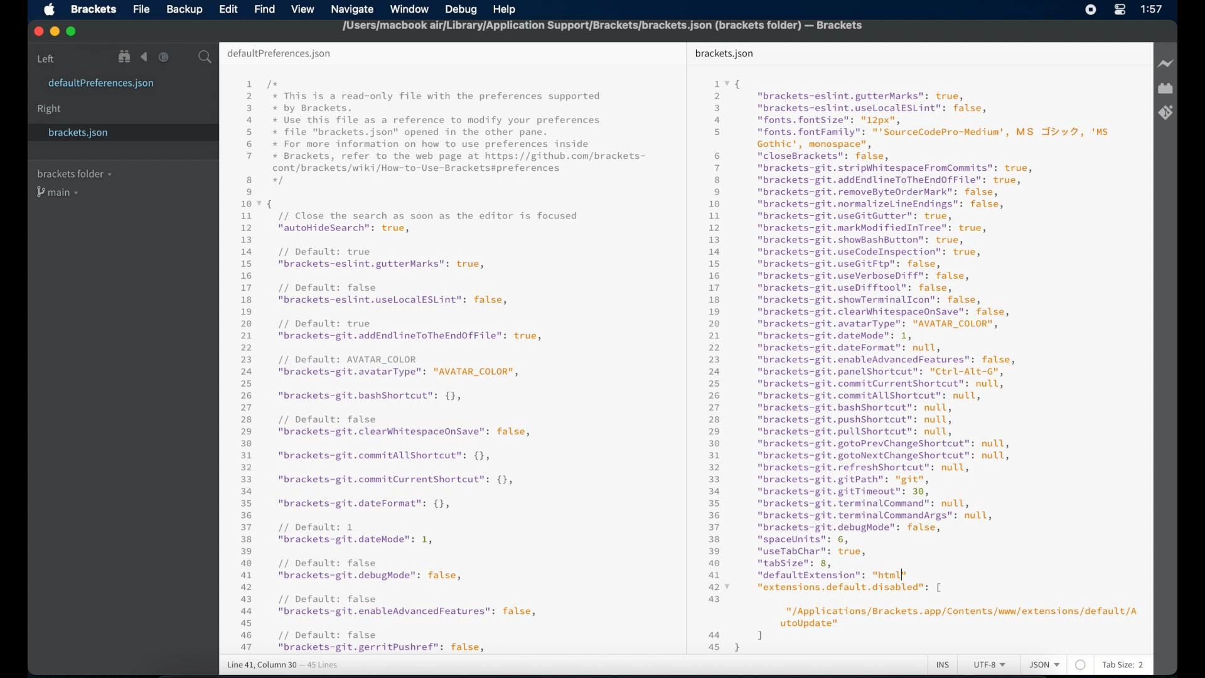  I want to click on json, so click(1044, 665).